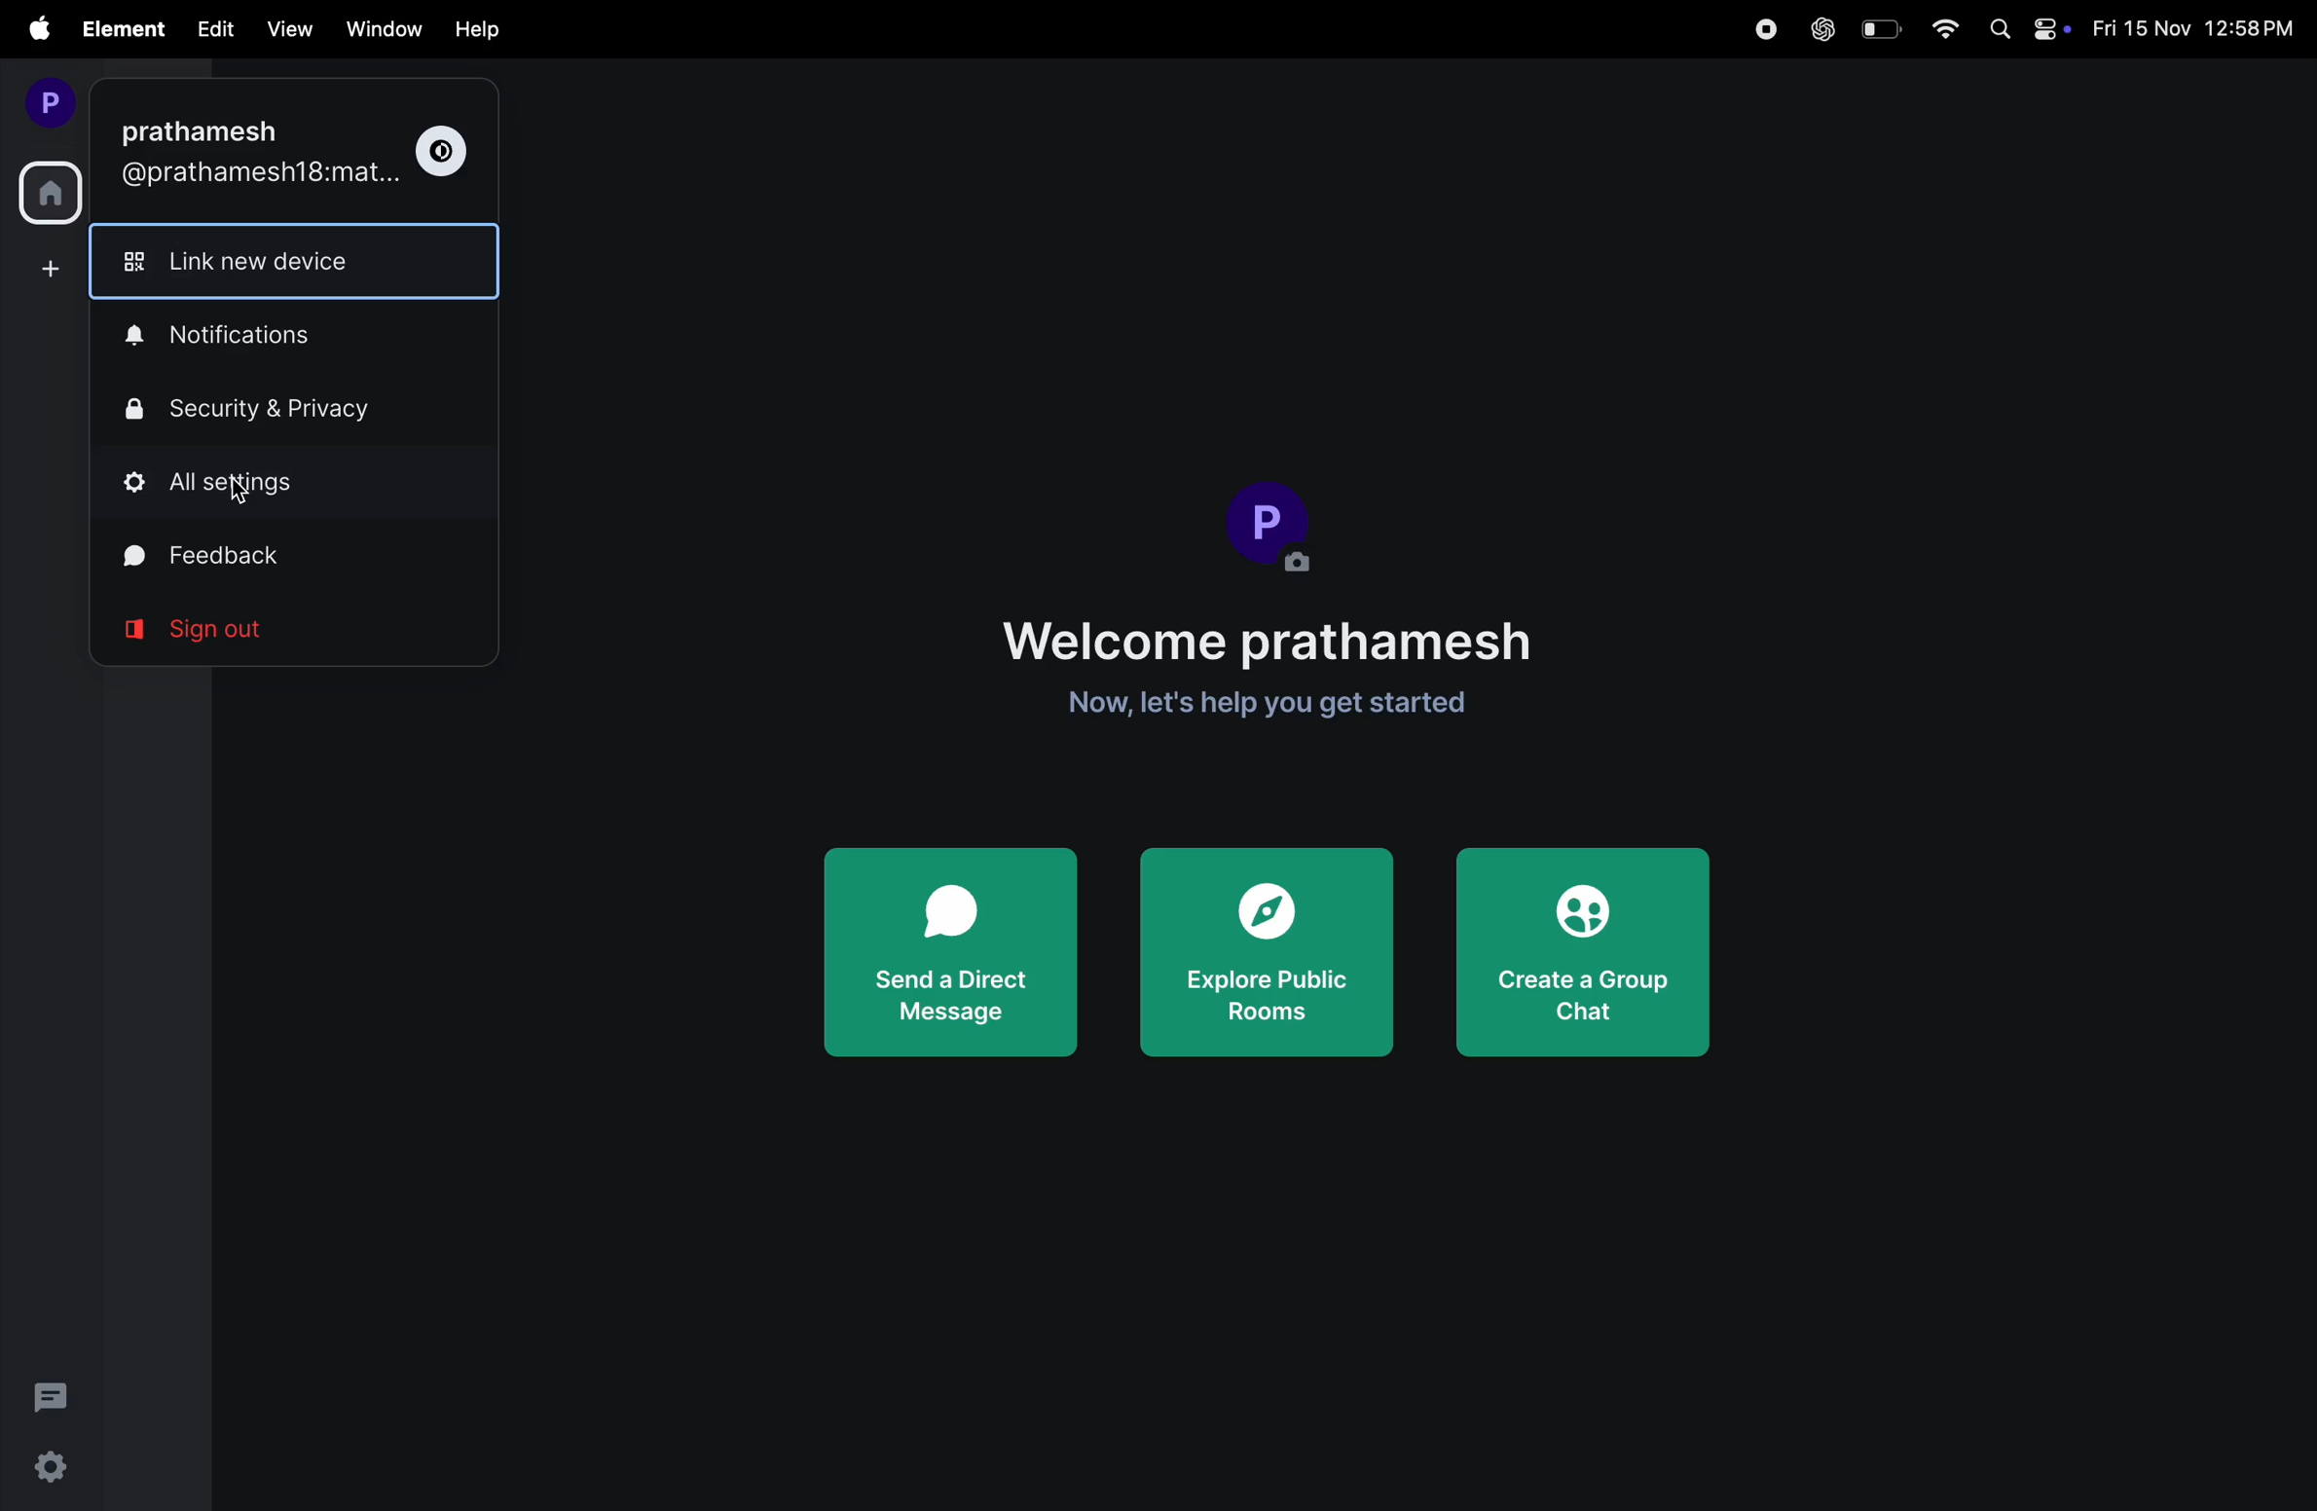 The image size is (2317, 1511). What do you see at coordinates (299, 338) in the screenshot?
I see `notifications` at bounding box center [299, 338].